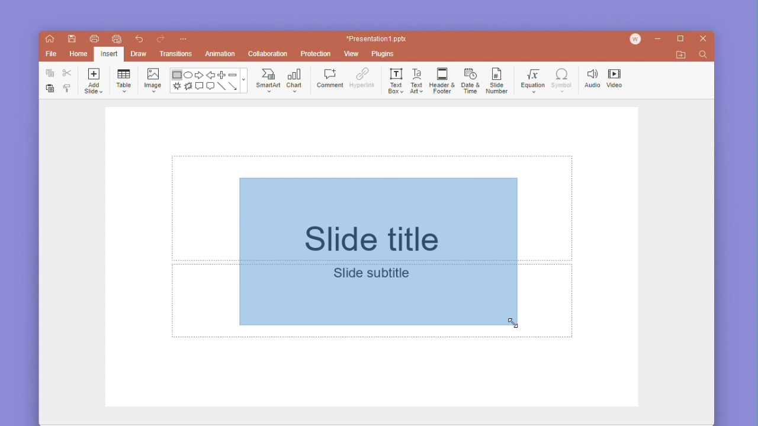 The image size is (758, 426). I want to click on chat, so click(296, 79).